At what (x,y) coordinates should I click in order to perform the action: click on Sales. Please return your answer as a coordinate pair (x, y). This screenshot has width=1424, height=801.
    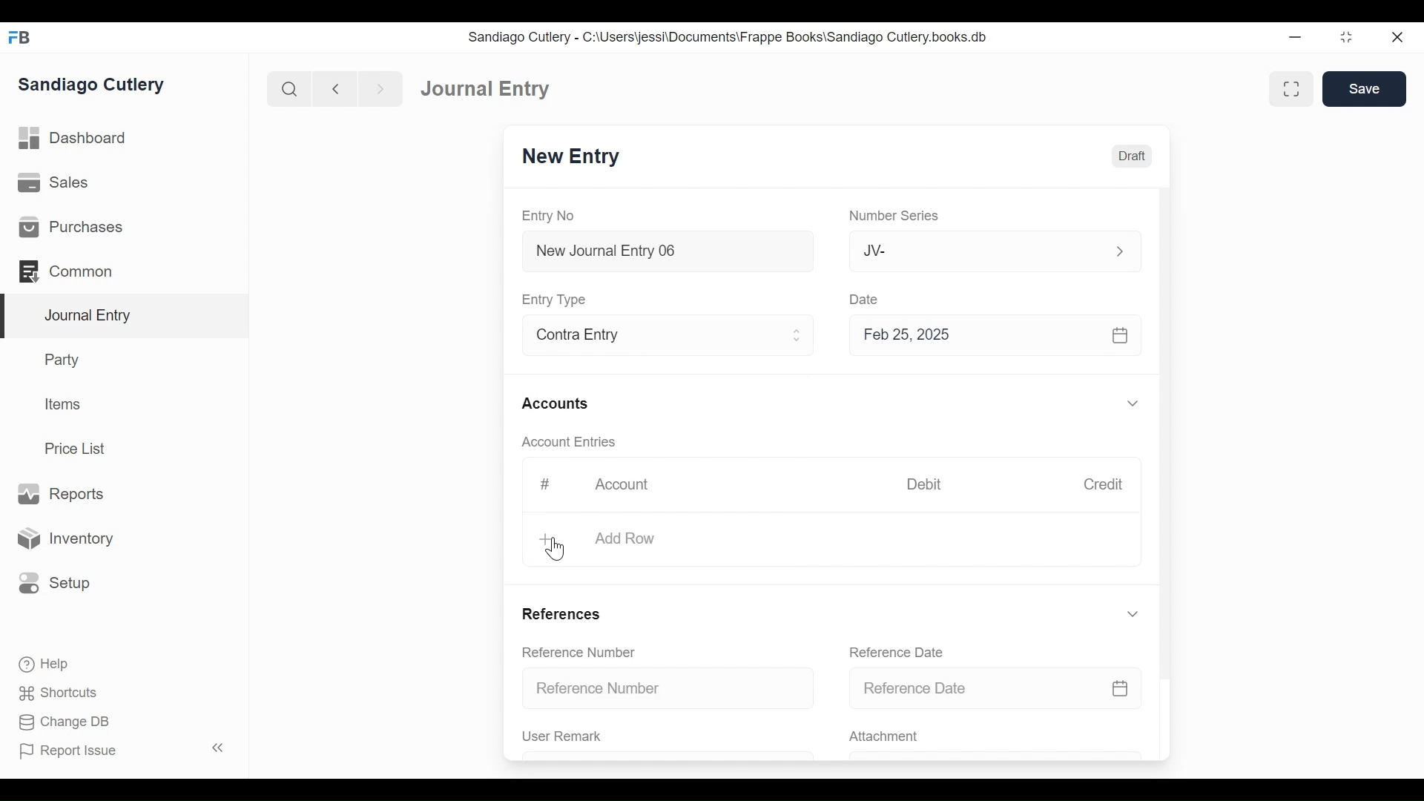
    Looking at the image, I should click on (59, 183).